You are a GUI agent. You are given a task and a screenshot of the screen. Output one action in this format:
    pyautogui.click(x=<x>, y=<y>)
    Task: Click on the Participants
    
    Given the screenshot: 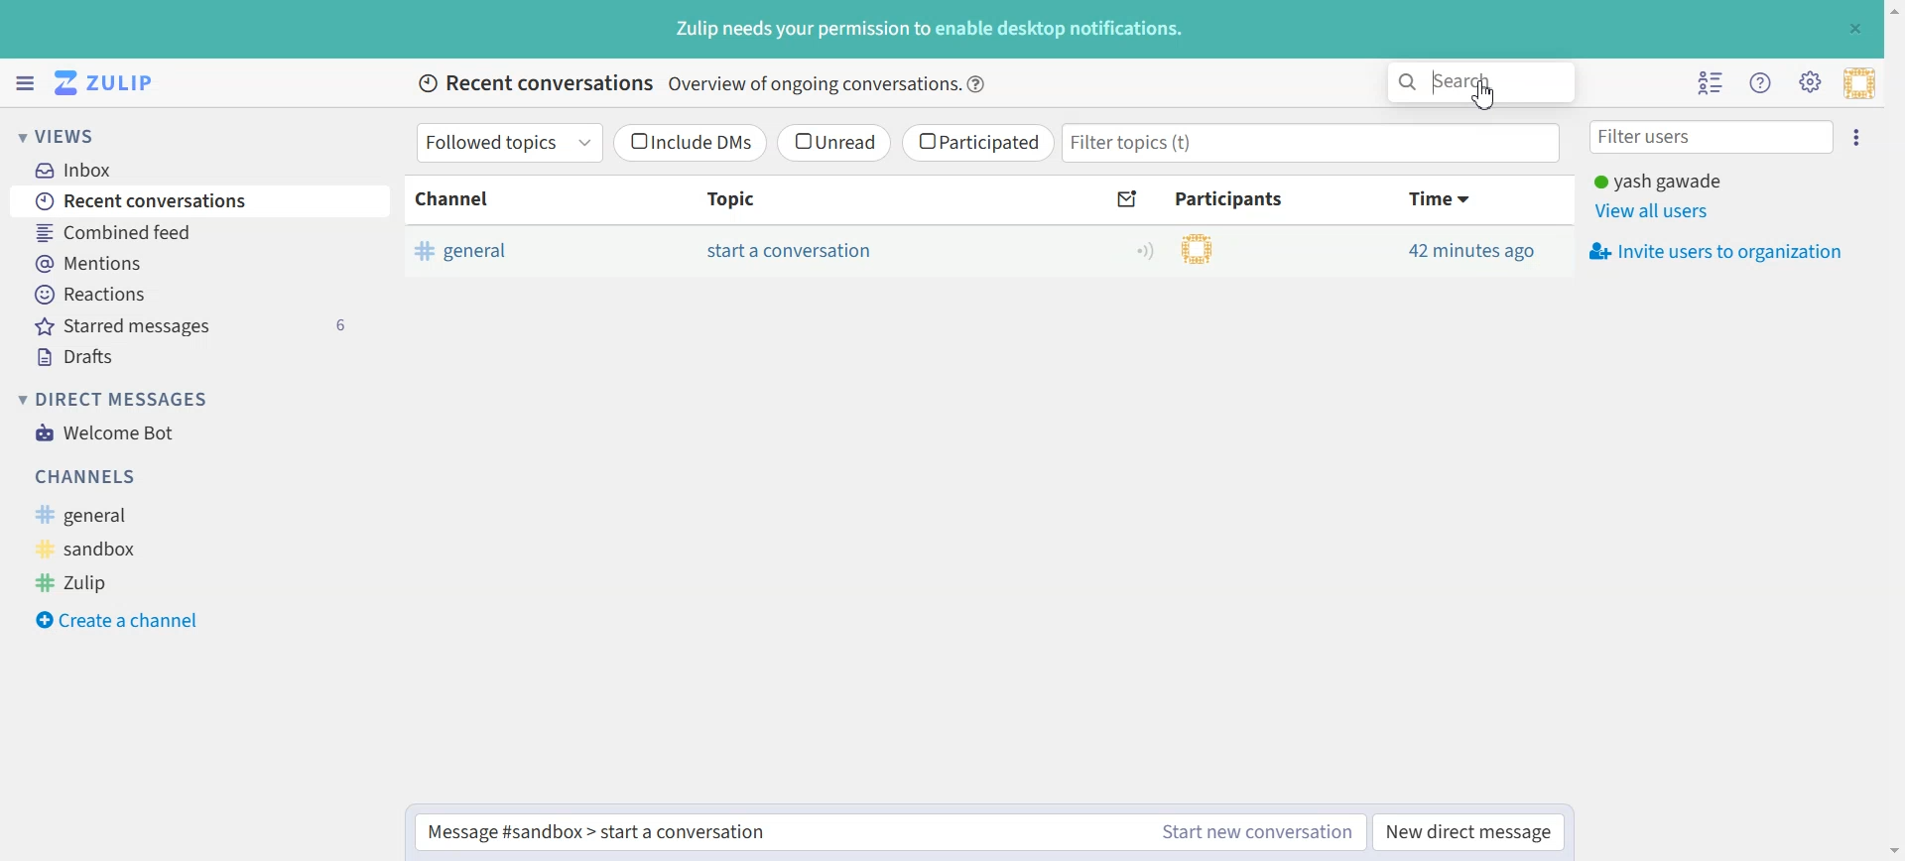 What is the action you would take?
    pyautogui.click(x=1232, y=198)
    